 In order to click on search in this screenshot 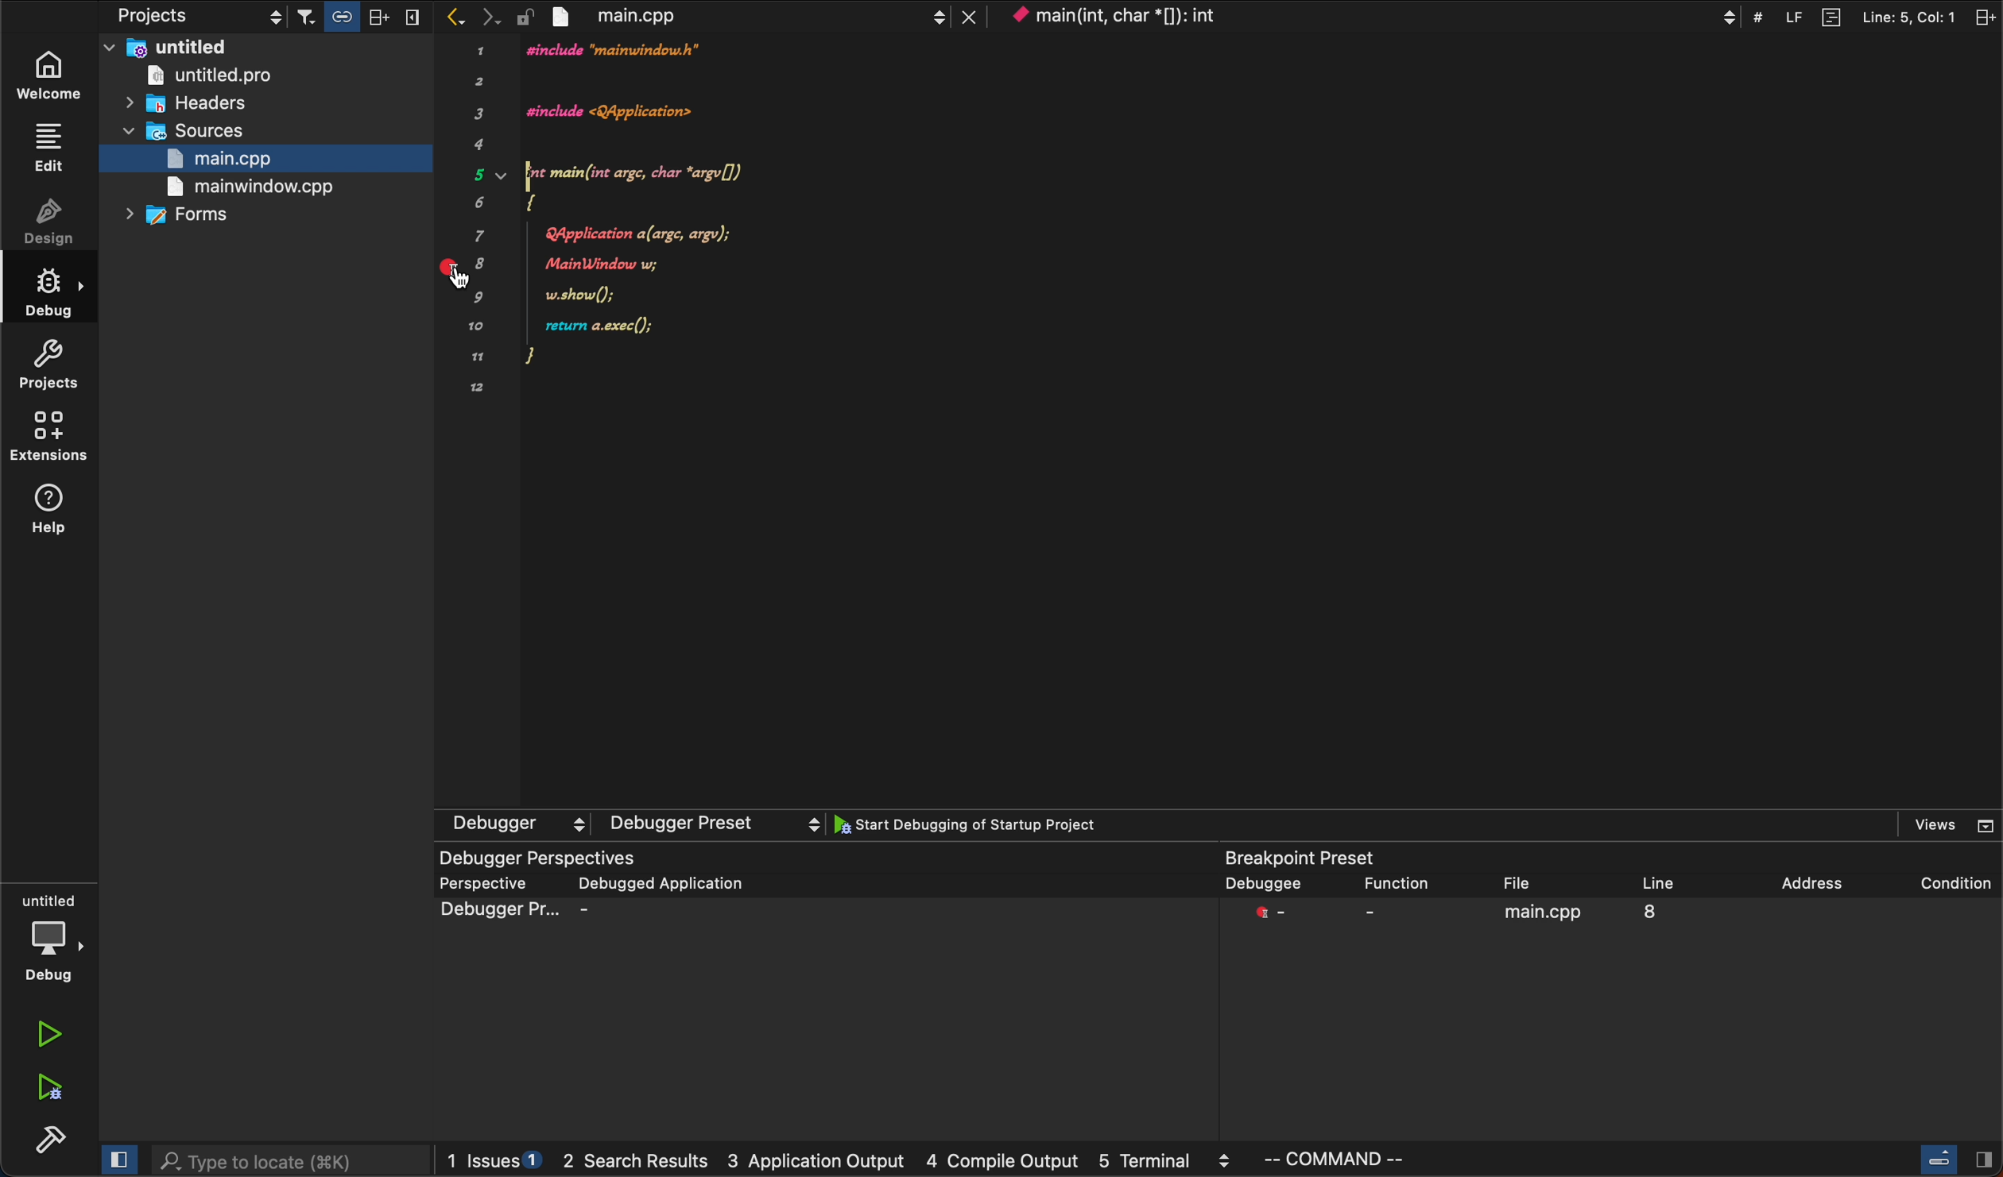, I will do `click(289, 1158)`.